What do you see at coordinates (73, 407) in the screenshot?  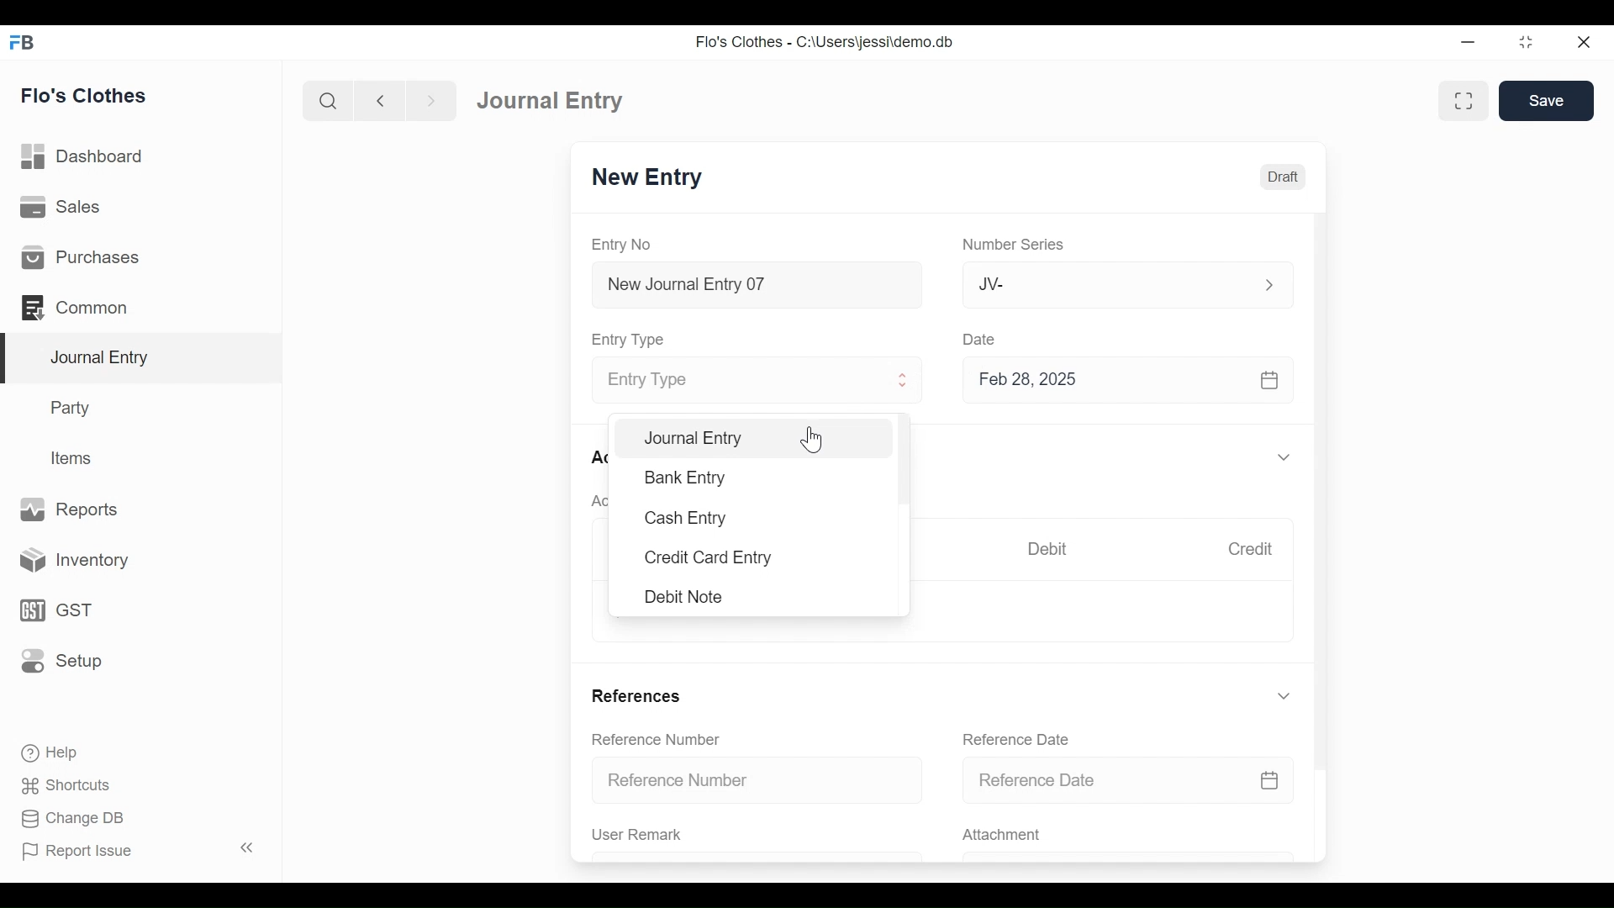 I see `Party` at bounding box center [73, 407].